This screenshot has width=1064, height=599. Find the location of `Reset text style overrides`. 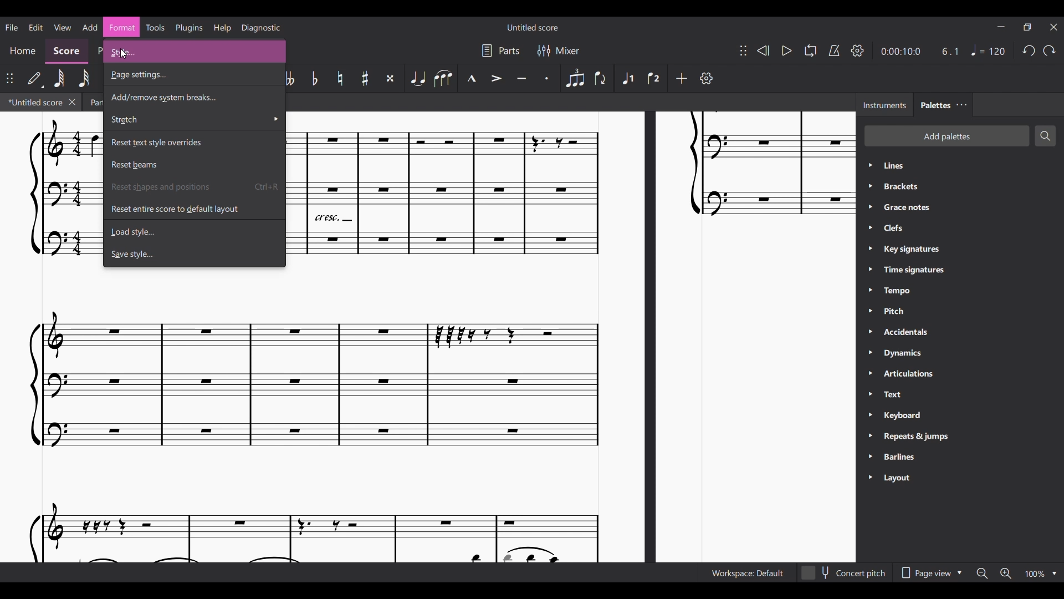

Reset text style overrides is located at coordinates (193, 141).